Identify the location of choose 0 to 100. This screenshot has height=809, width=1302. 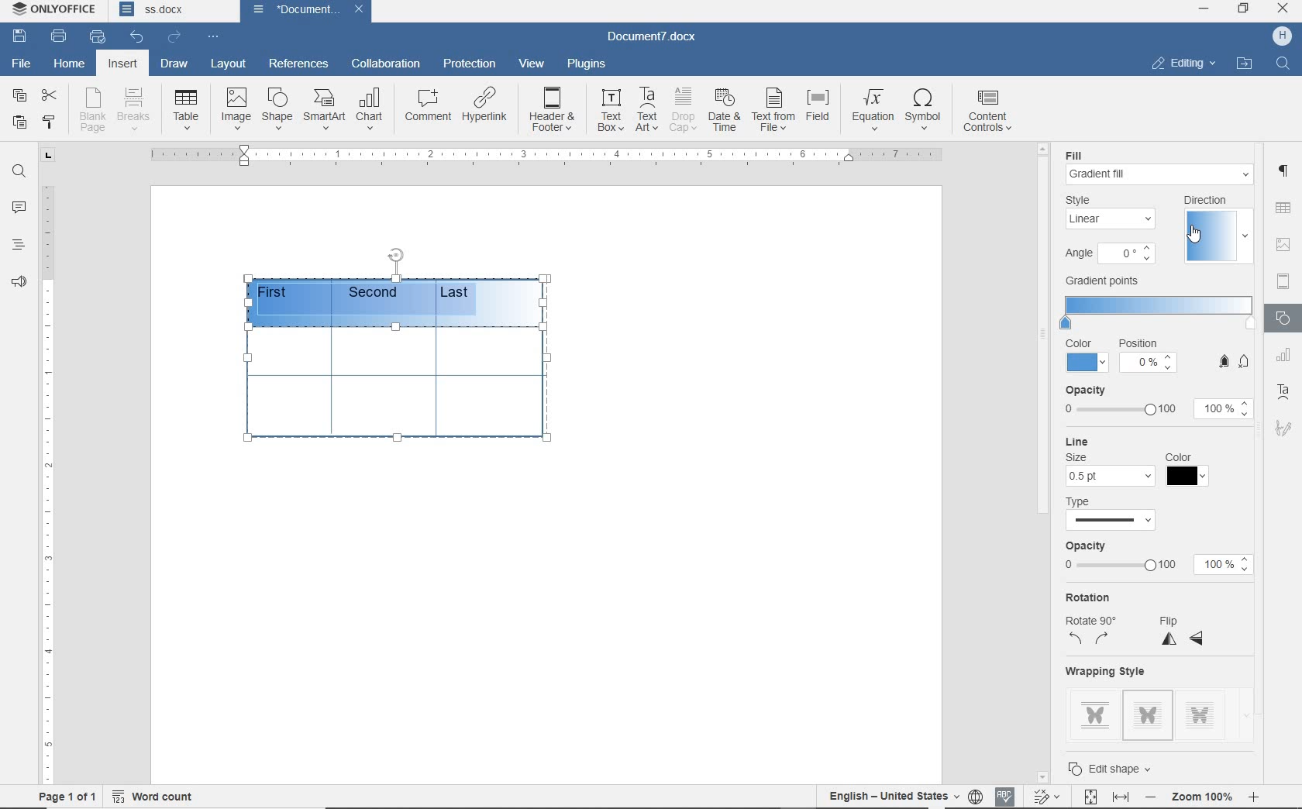
(1123, 408).